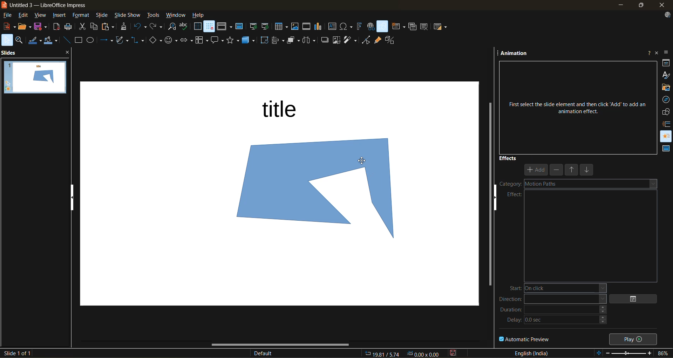 The image size is (673, 358). What do you see at coordinates (390, 40) in the screenshot?
I see `toggle extrusion` at bounding box center [390, 40].